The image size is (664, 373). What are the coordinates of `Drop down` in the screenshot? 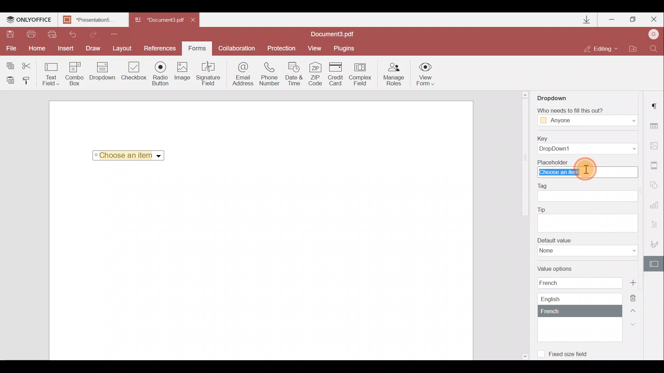 It's located at (102, 72).